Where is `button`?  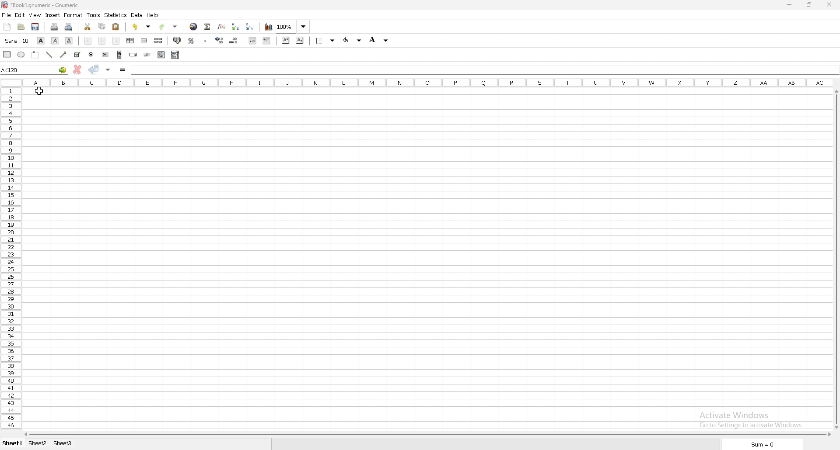 button is located at coordinates (105, 55).